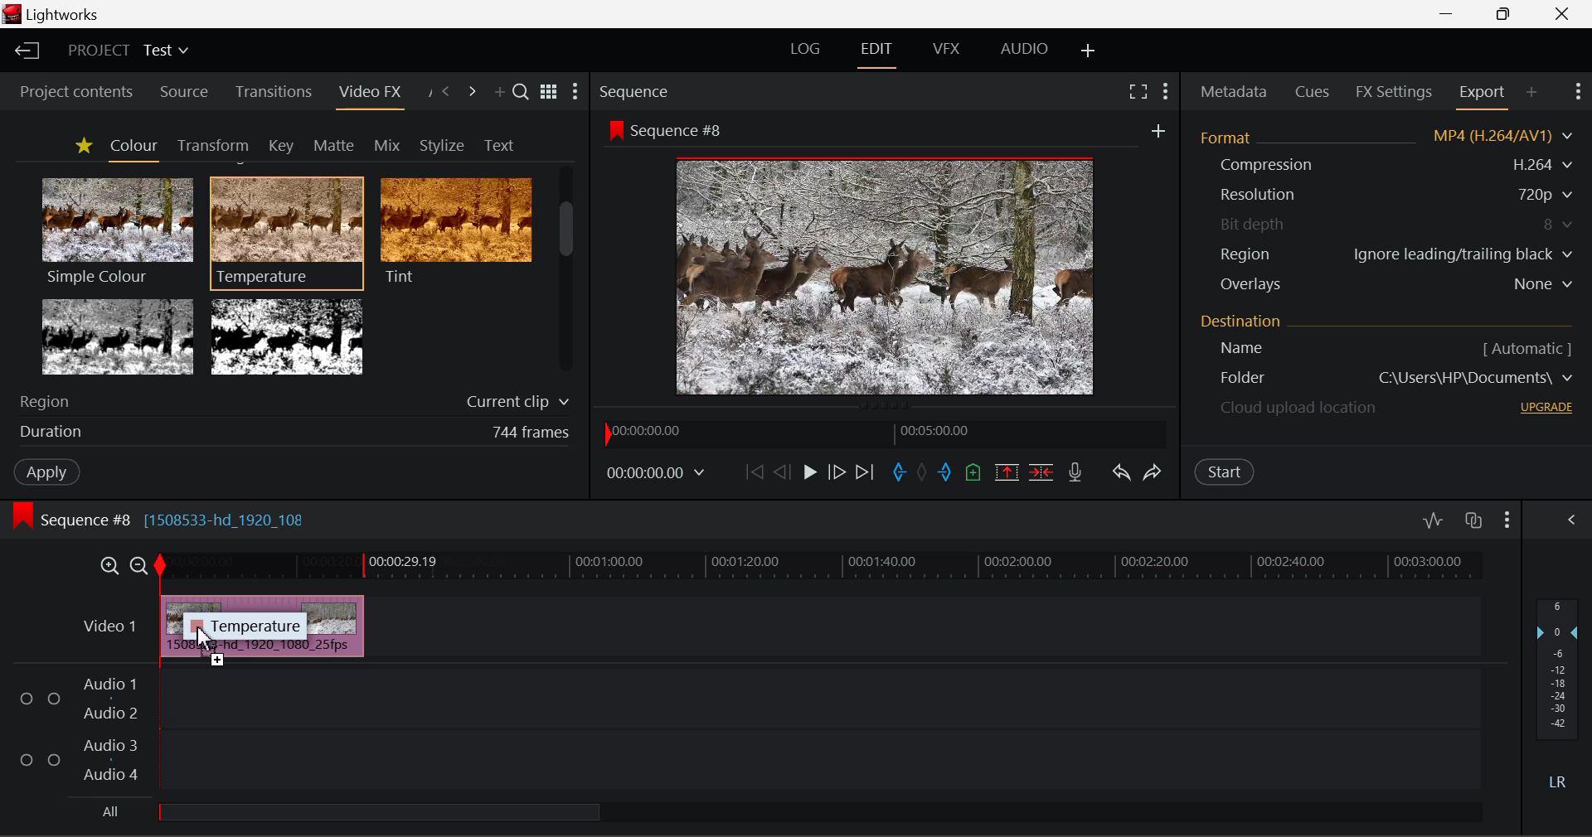 This screenshot has height=837, width=1592. What do you see at coordinates (1394, 91) in the screenshot?
I see `FX Settings` at bounding box center [1394, 91].